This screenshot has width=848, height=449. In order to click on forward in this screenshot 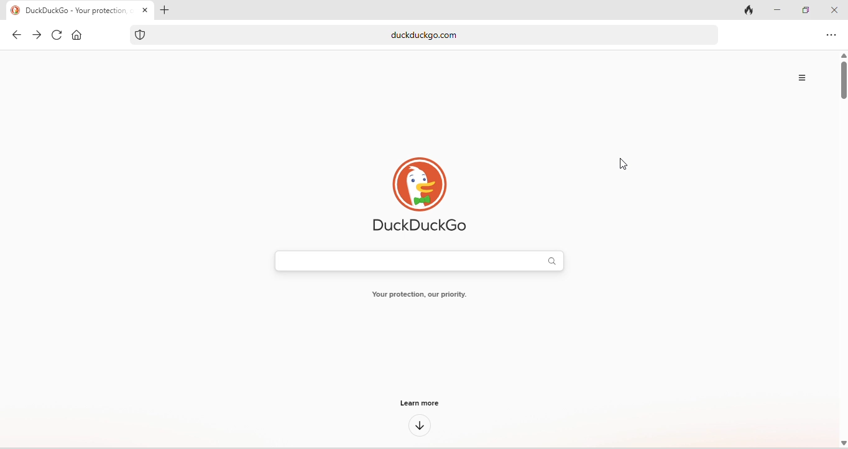, I will do `click(36, 35)`.